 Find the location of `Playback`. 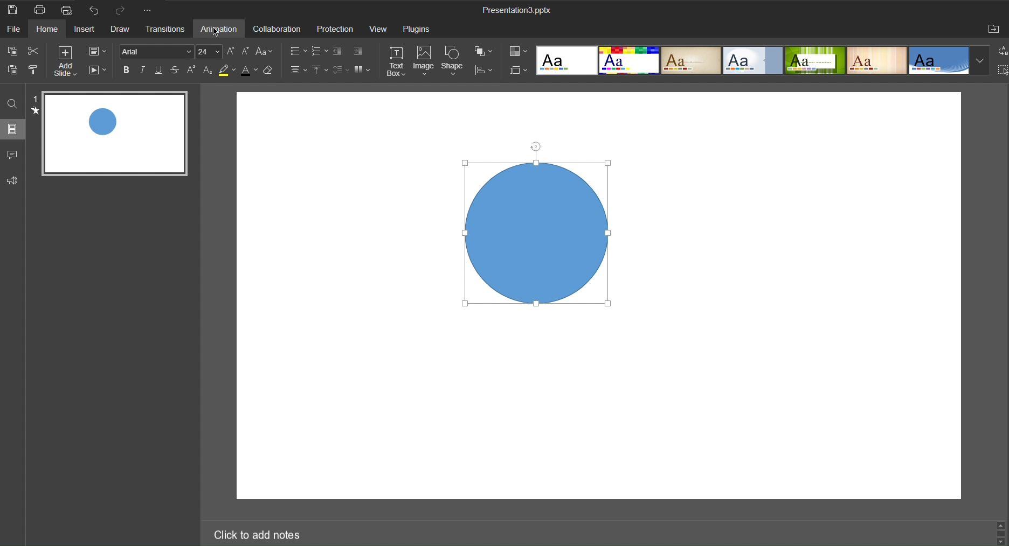

Playback is located at coordinates (99, 72).